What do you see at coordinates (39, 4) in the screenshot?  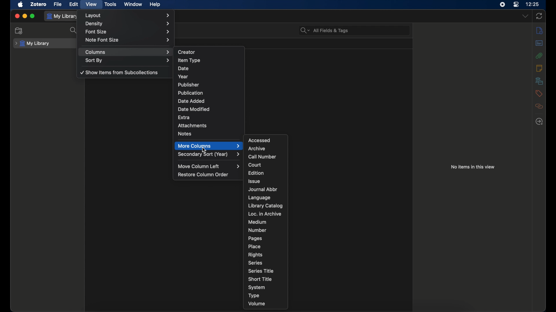 I see `zotero` at bounding box center [39, 4].